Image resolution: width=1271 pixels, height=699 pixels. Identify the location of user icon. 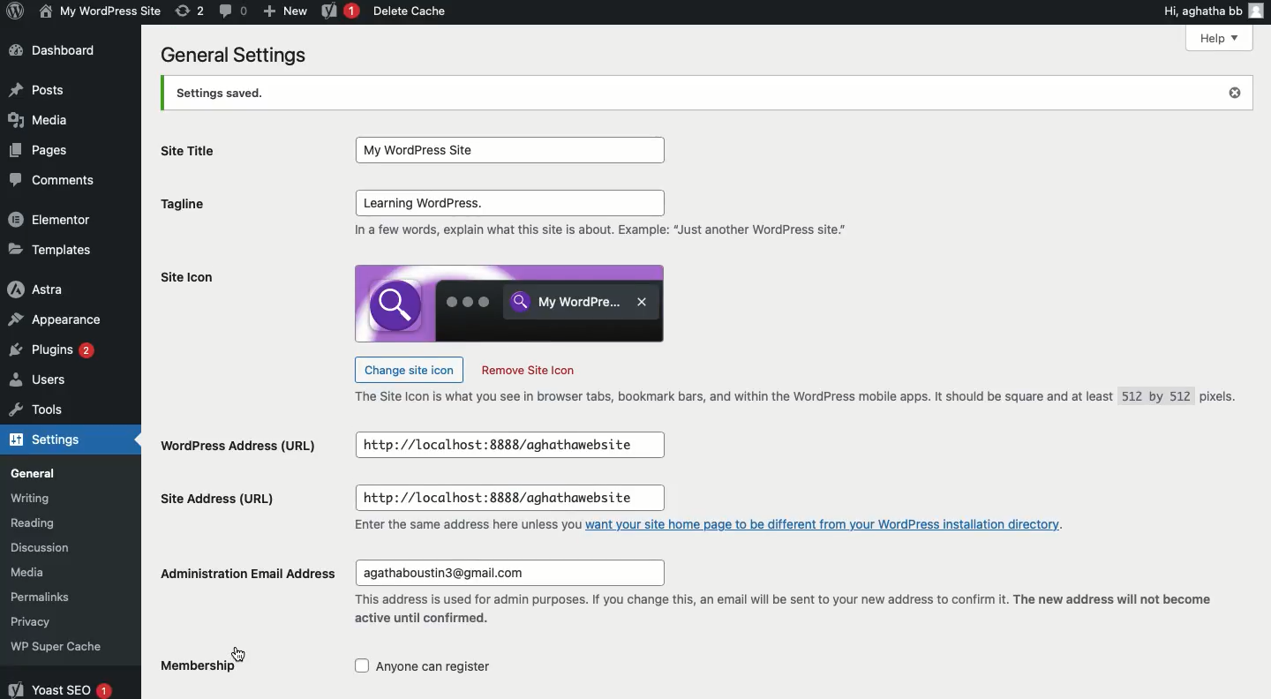
(1260, 10).